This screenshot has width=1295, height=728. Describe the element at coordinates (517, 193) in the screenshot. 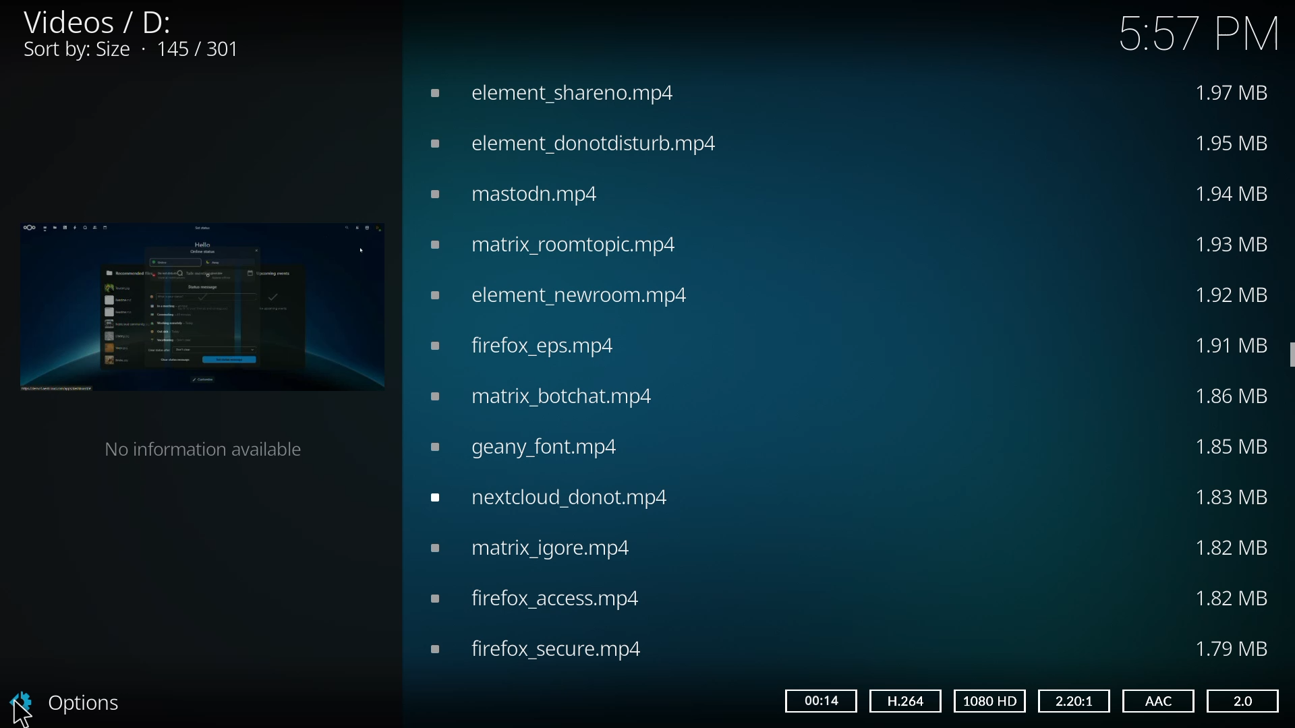

I see `video` at that location.